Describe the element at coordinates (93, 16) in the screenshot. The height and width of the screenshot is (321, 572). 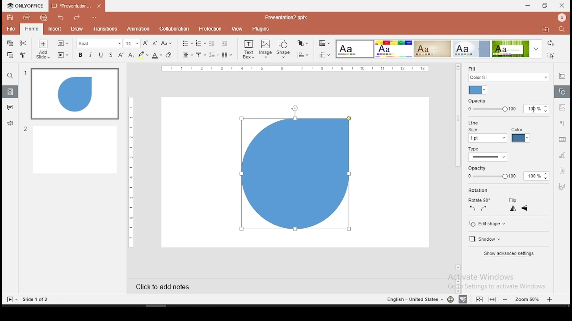
I see `customize quick action toolbar` at that location.